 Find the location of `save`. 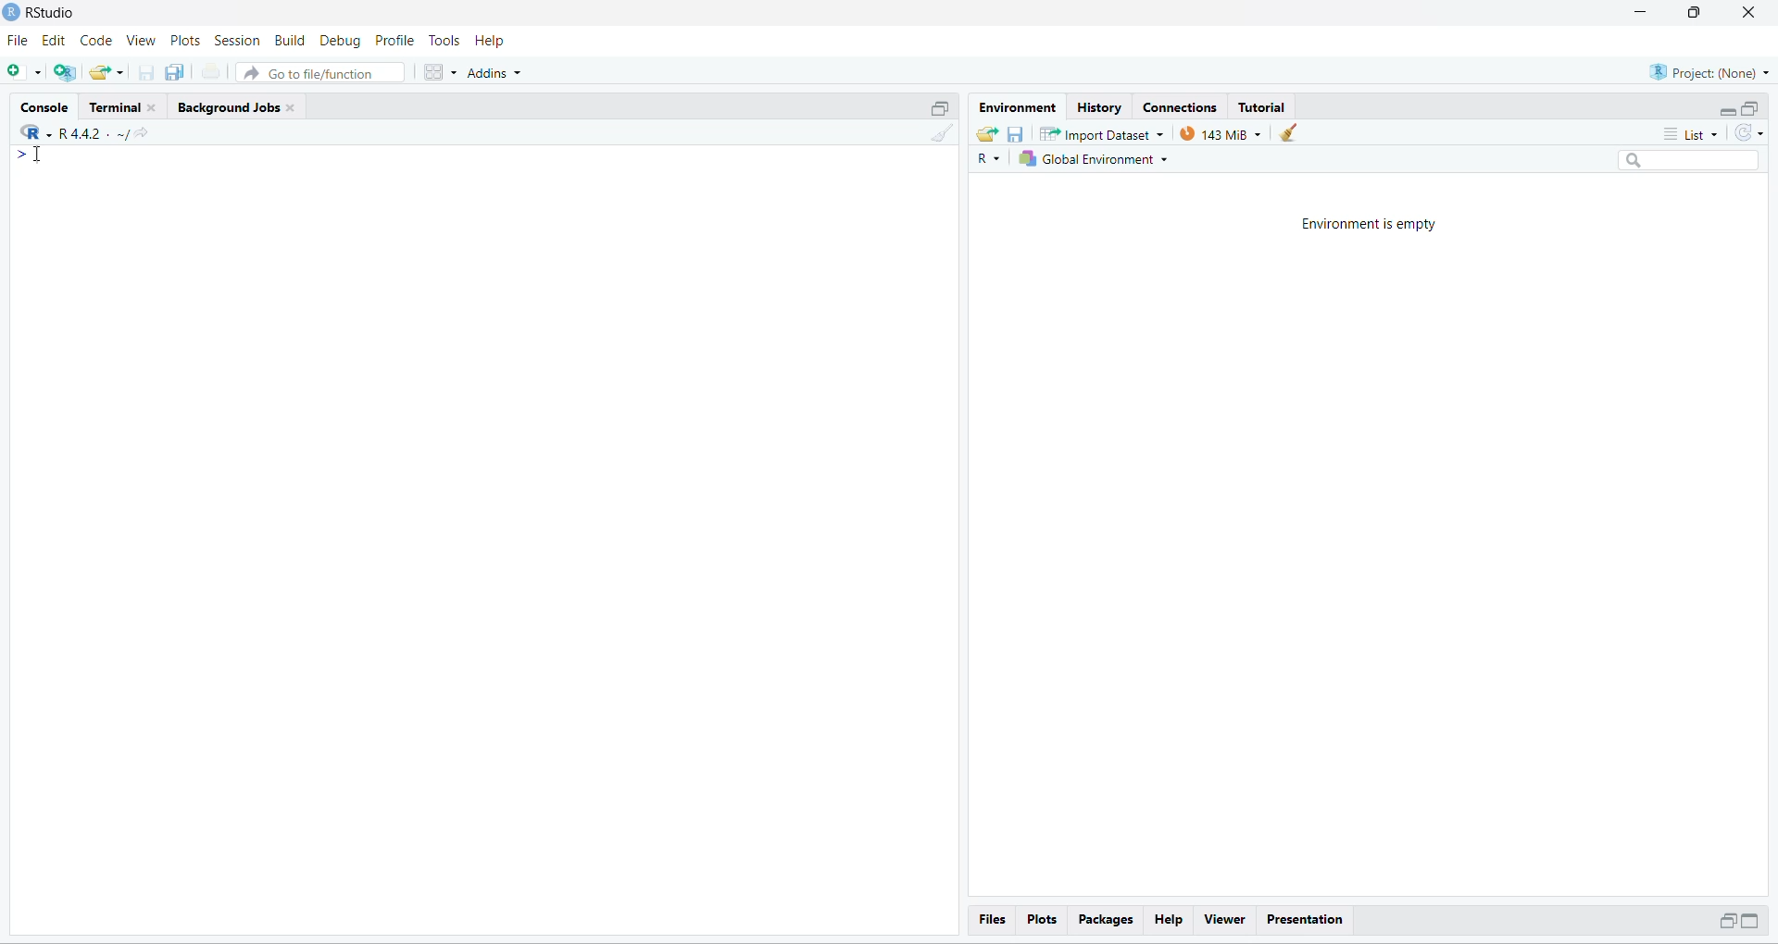

save is located at coordinates (148, 72).